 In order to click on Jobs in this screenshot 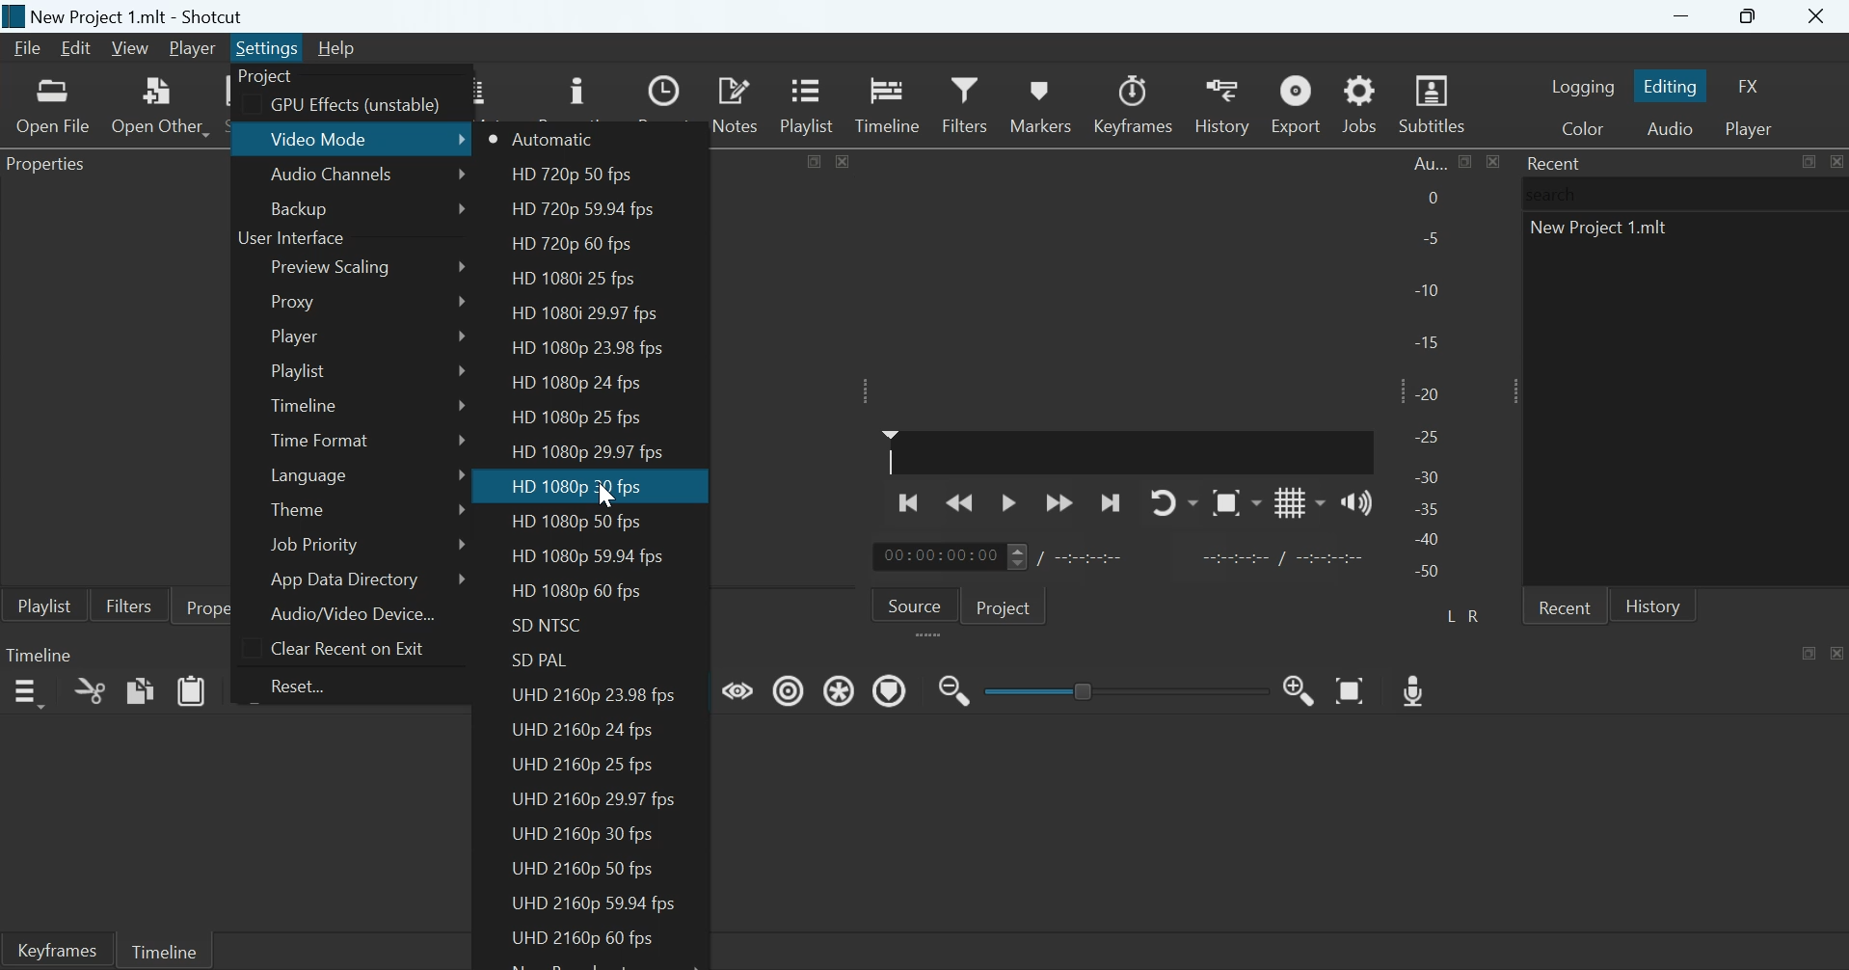, I will do `click(1359, 103)`.